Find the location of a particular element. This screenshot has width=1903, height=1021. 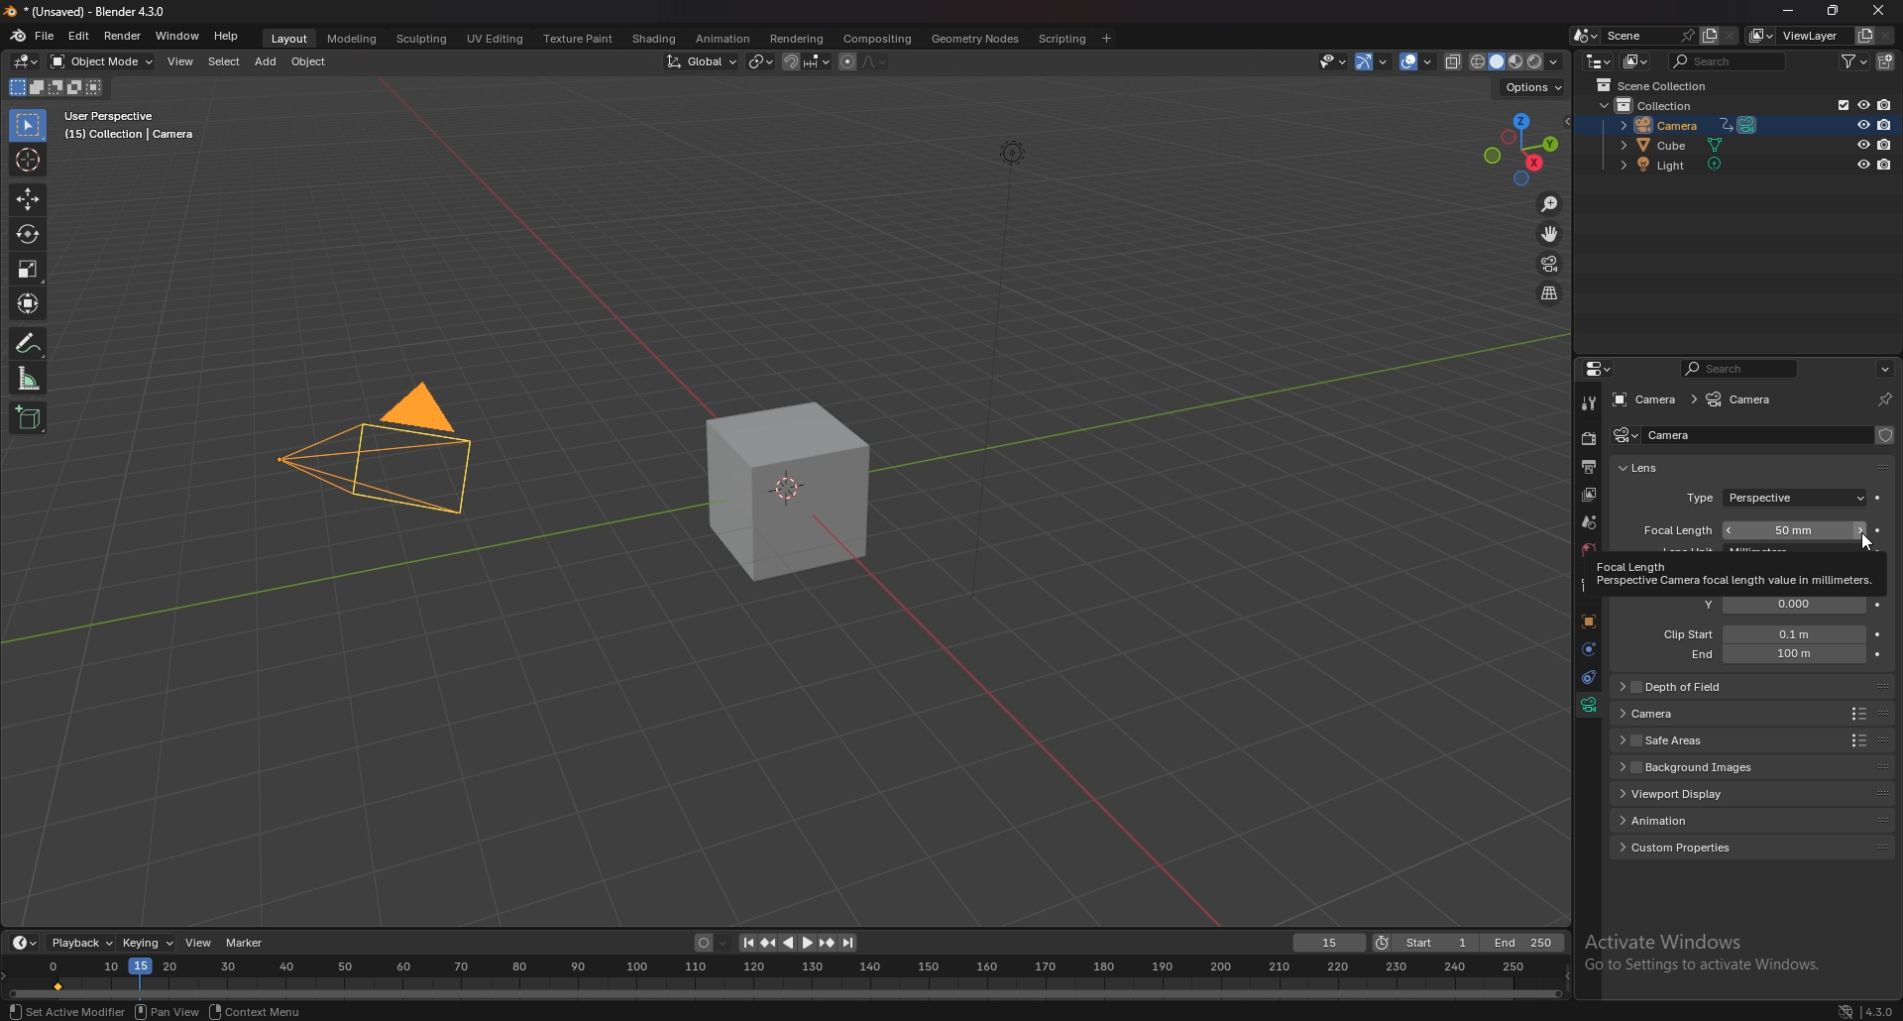

annotate is located at coordinates (30, 342).